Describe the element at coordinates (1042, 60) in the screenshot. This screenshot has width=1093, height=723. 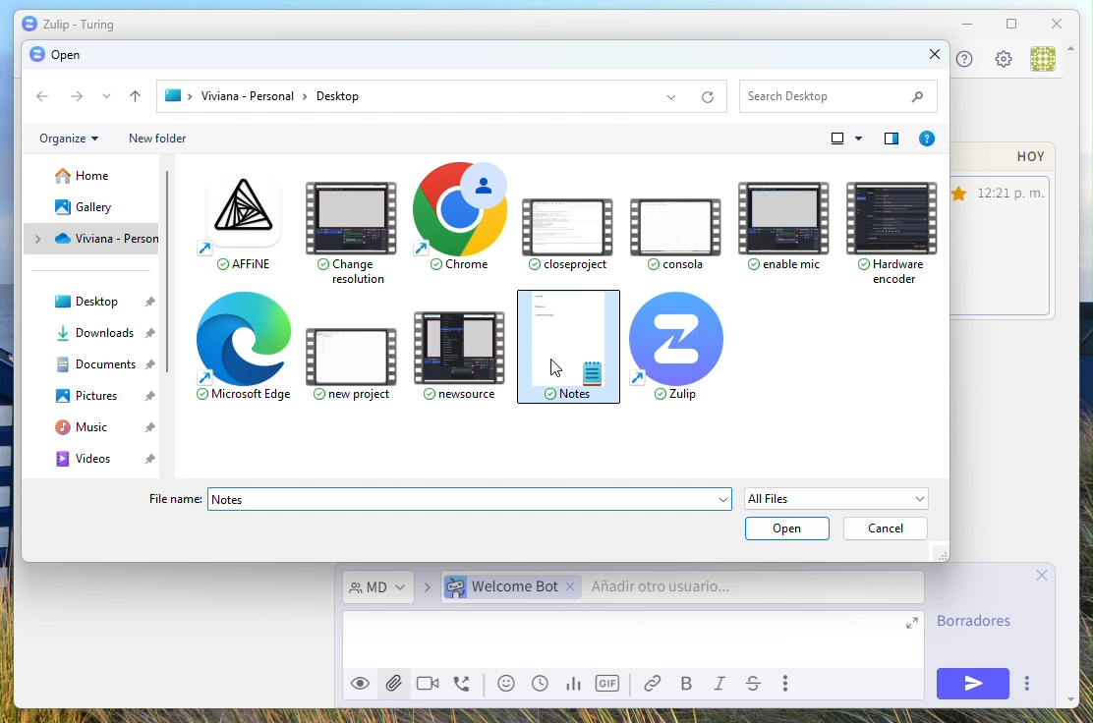
I see `User` at that location.